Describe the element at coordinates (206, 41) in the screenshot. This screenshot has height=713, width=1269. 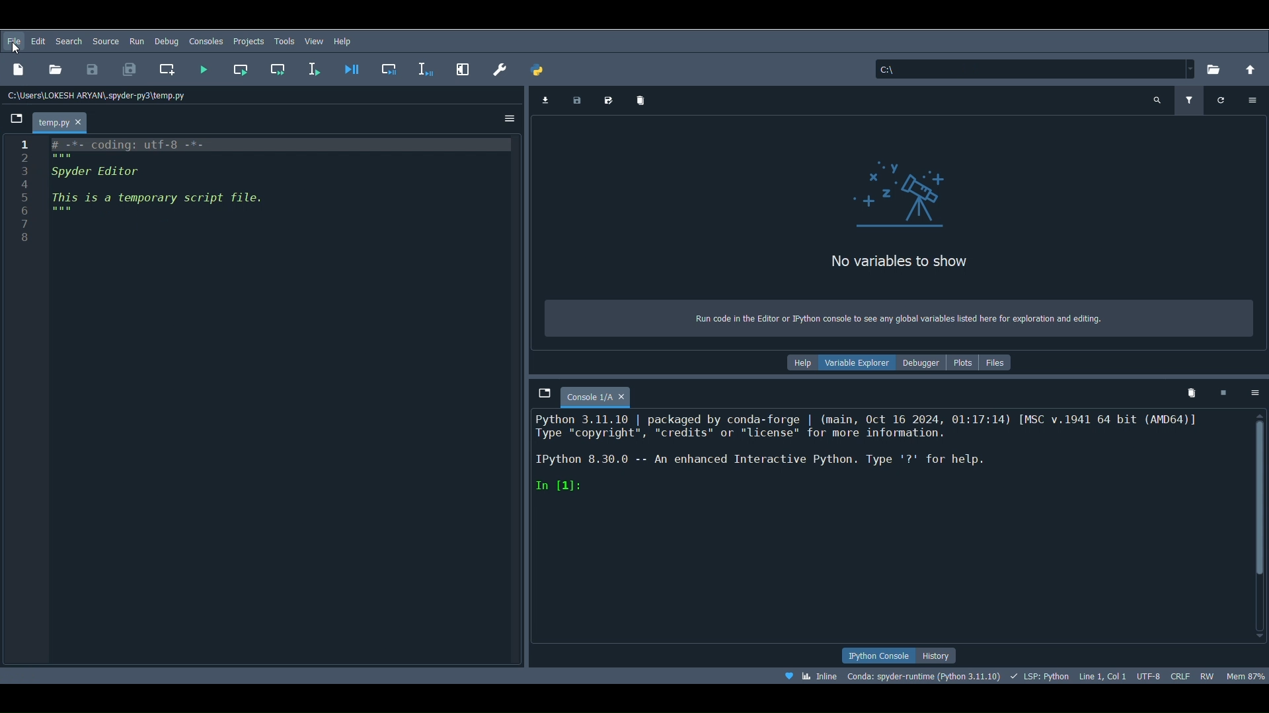
I see `Consoles` at that location.